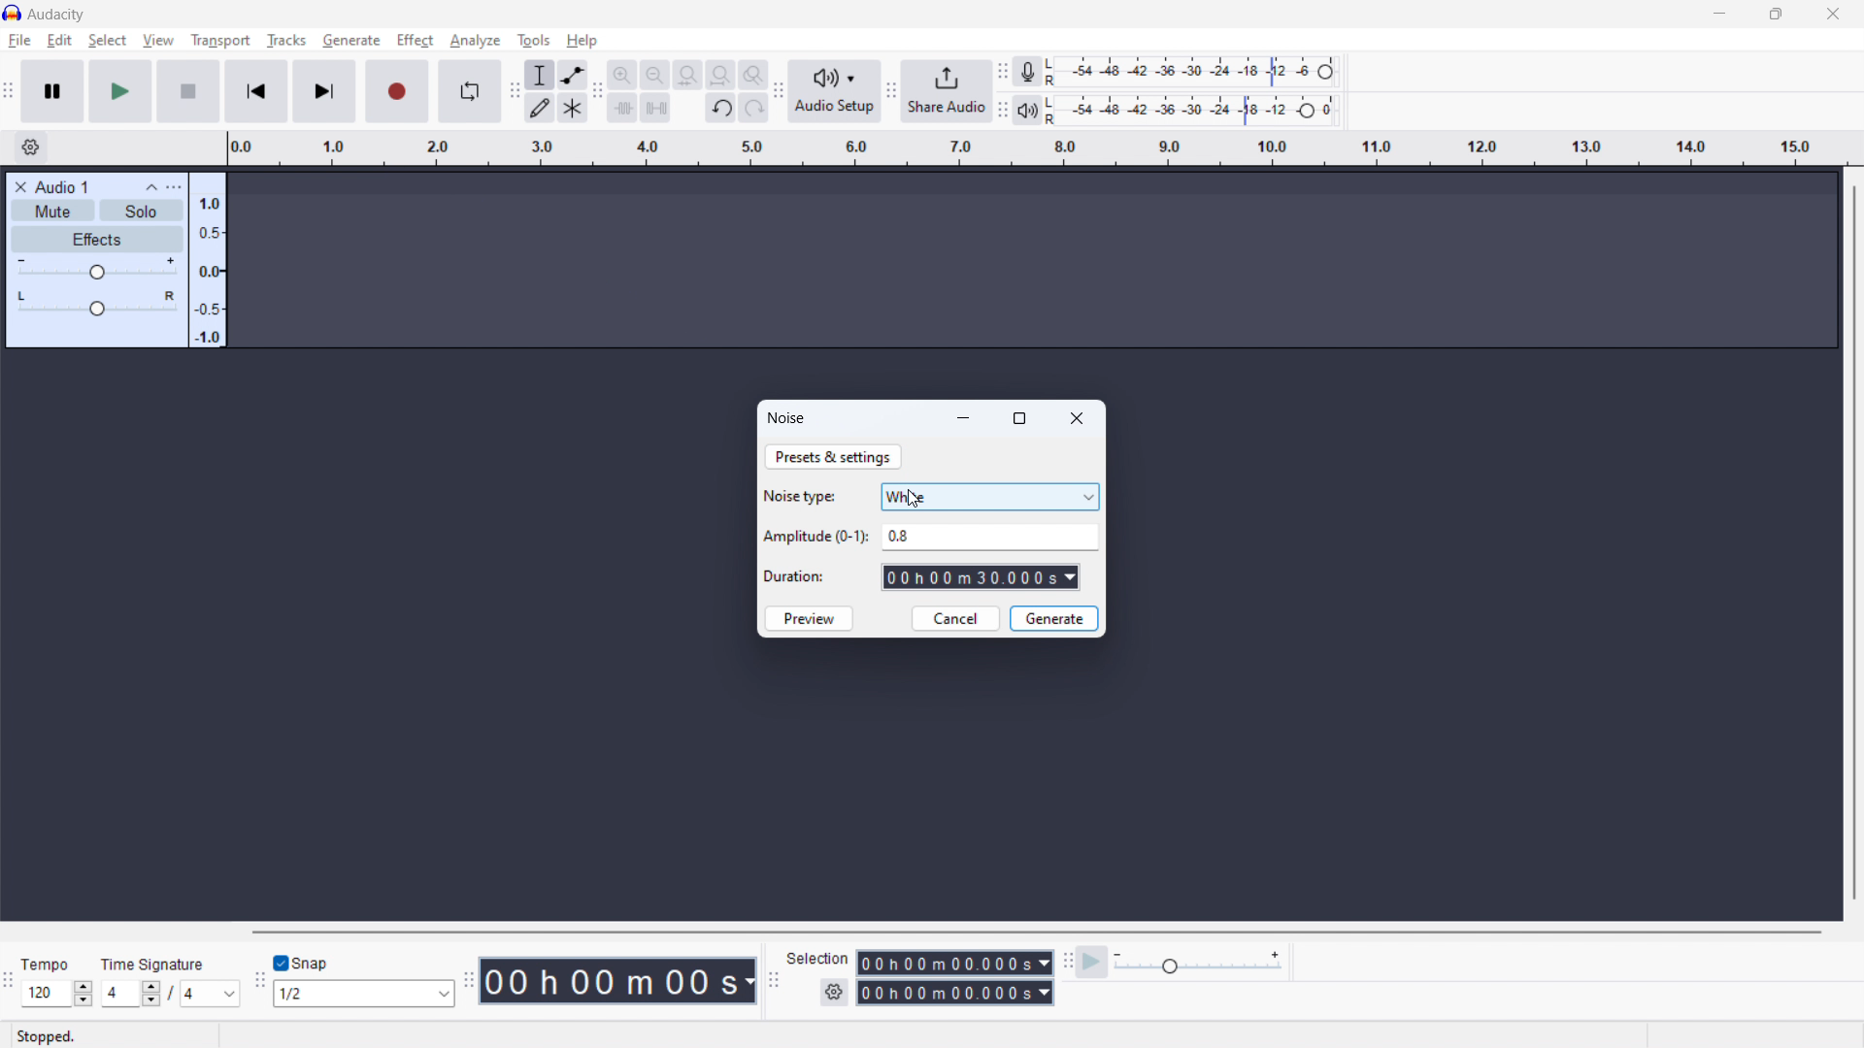  Describe the element at coordinates (140, 211) in the screenshot. I see `solo` at that location.